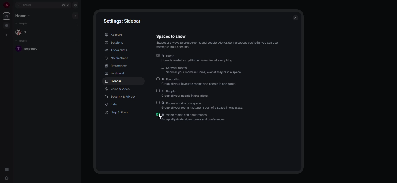 The width and height of the screenshot is (397, 183). Describe the element at coordinates (158, 55) in the screenshot. I see `enabled` at that location.